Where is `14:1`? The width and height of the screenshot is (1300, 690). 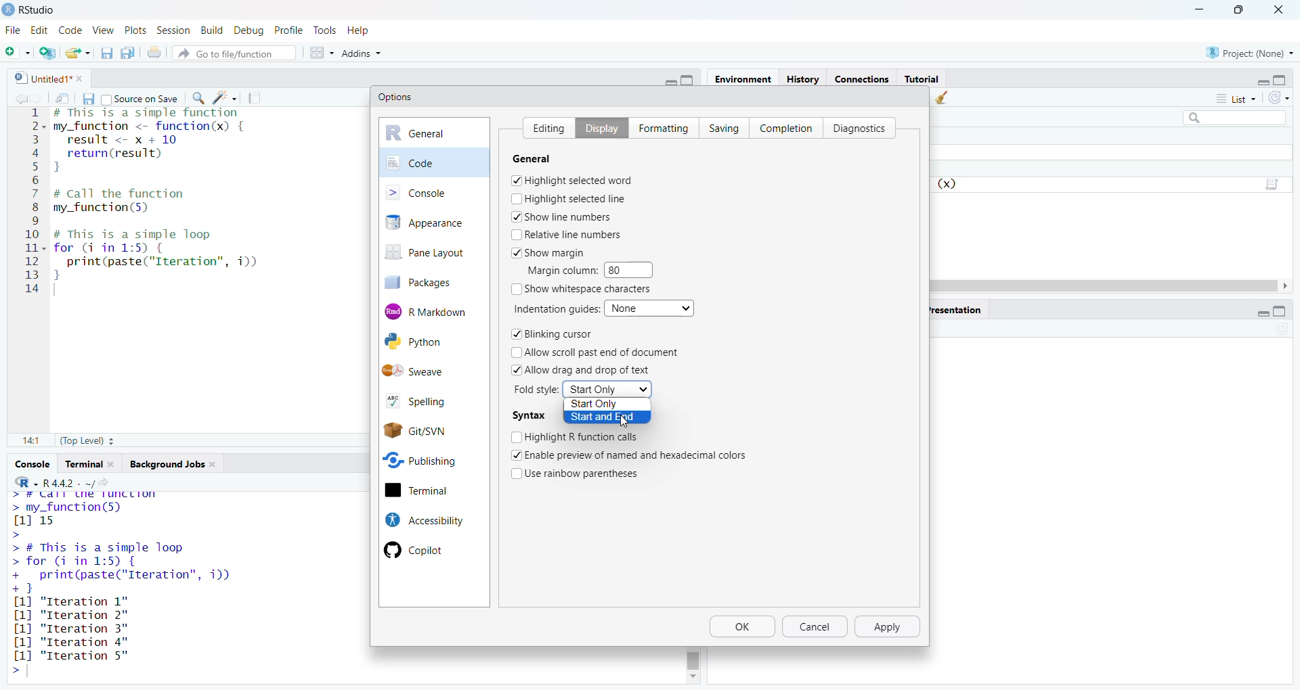 14:1 is located at coordinates (30, 442).